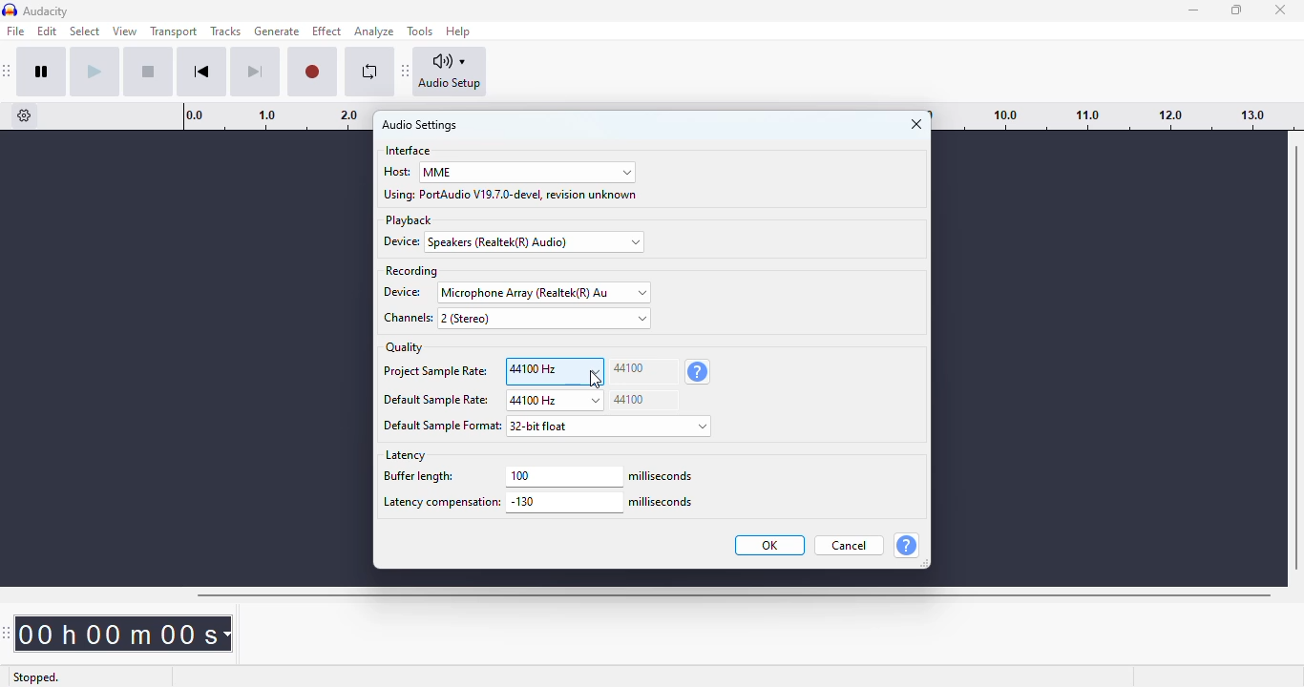  I want to click on audacity transport toolbar, so click(8, 71).